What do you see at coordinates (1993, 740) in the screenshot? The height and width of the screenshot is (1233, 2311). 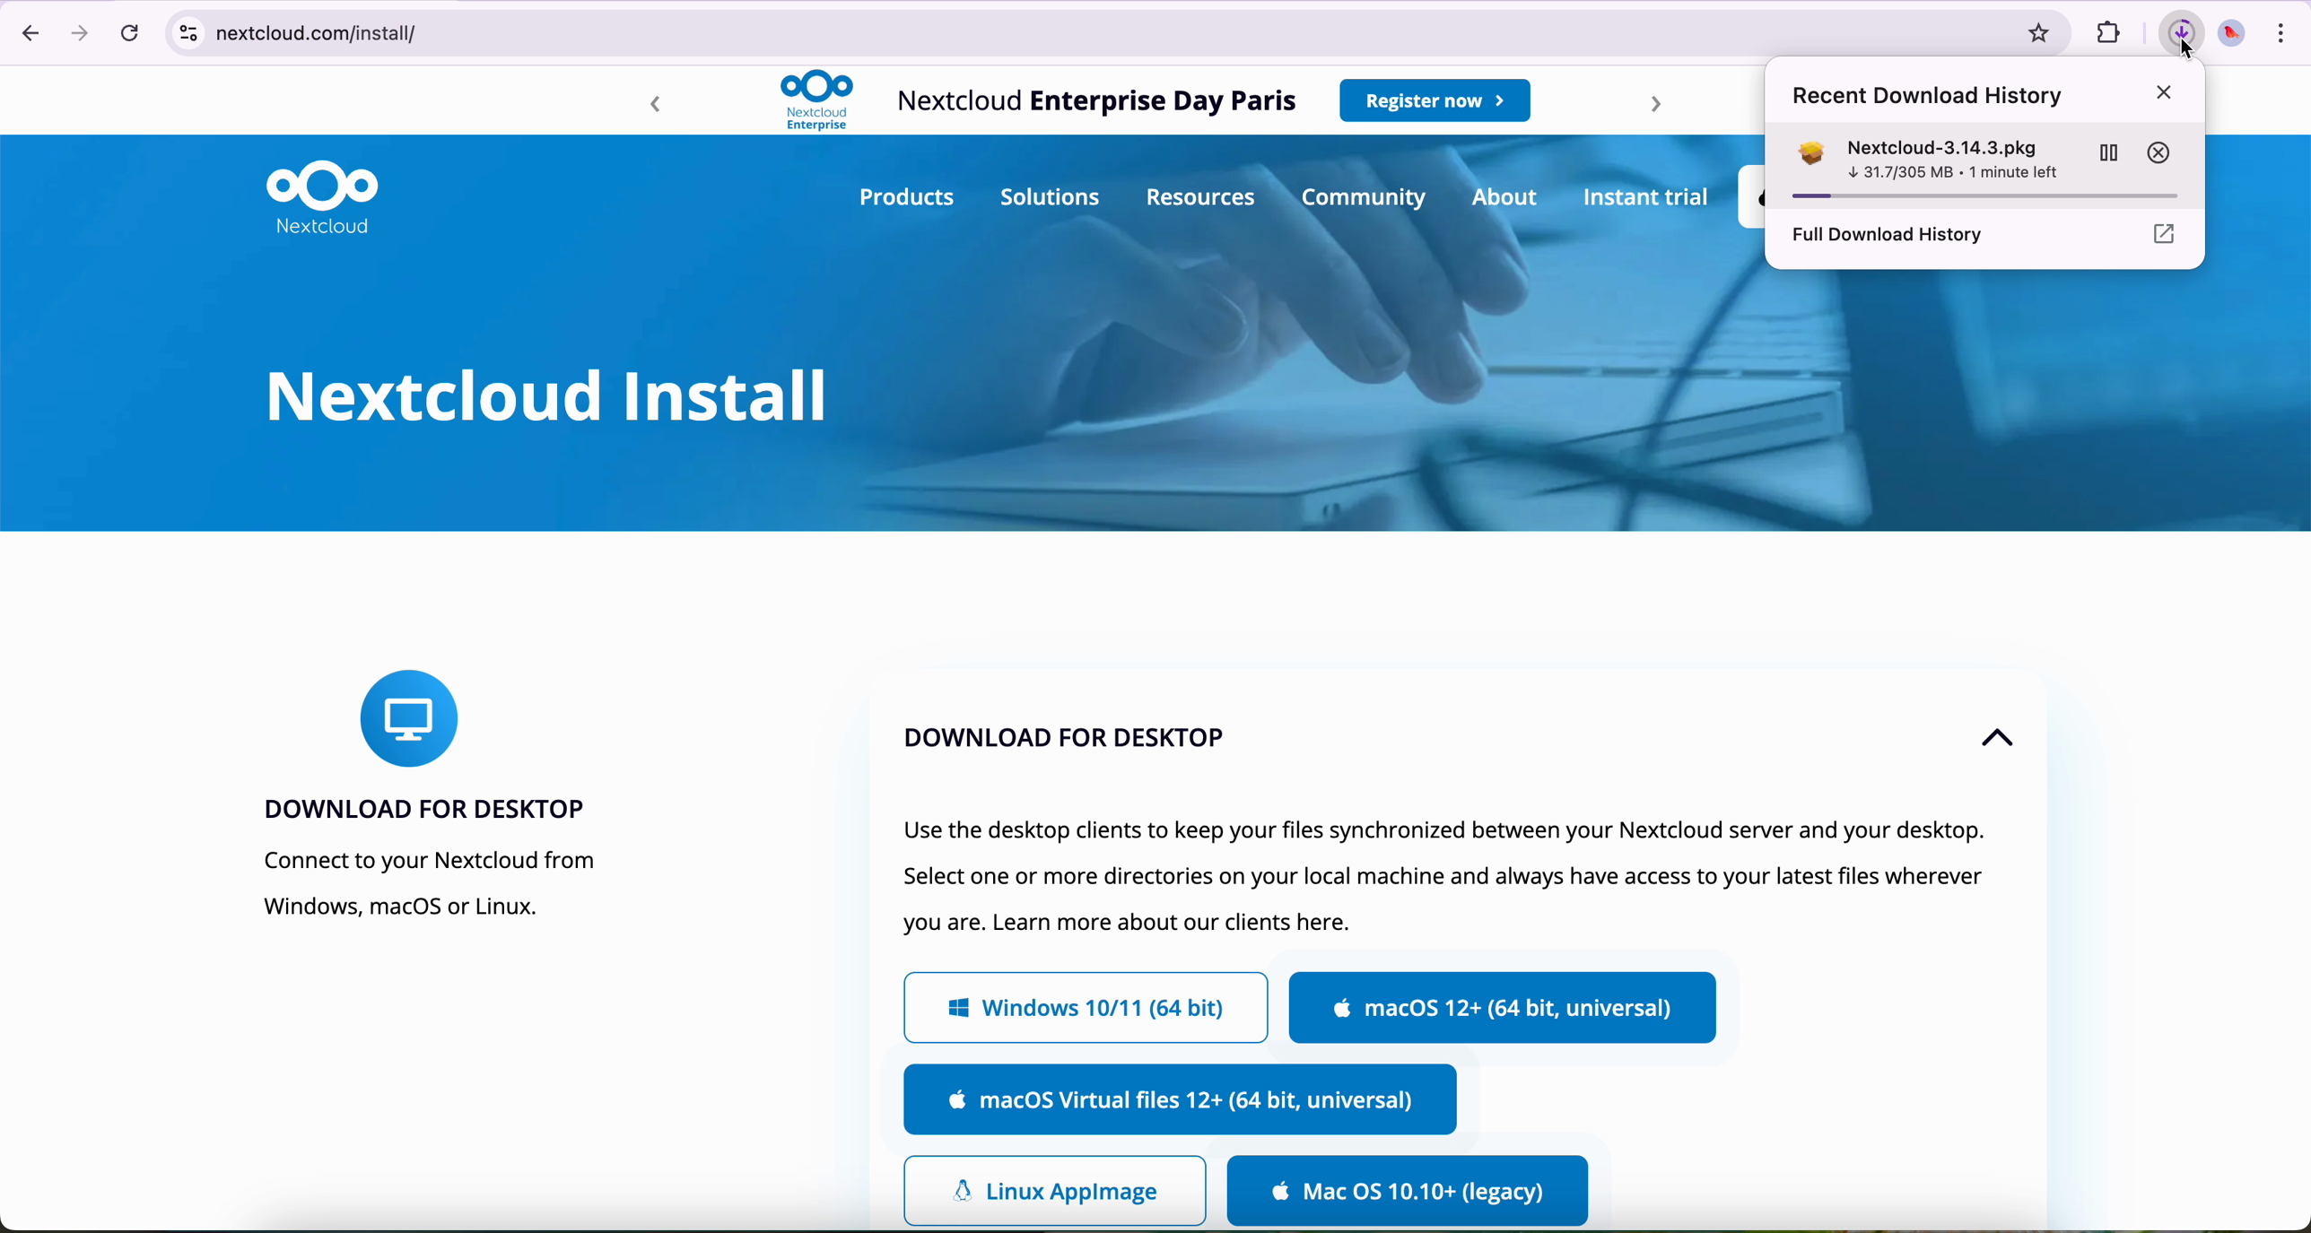 I see `up arrow` at bounding box center [1993, 740].